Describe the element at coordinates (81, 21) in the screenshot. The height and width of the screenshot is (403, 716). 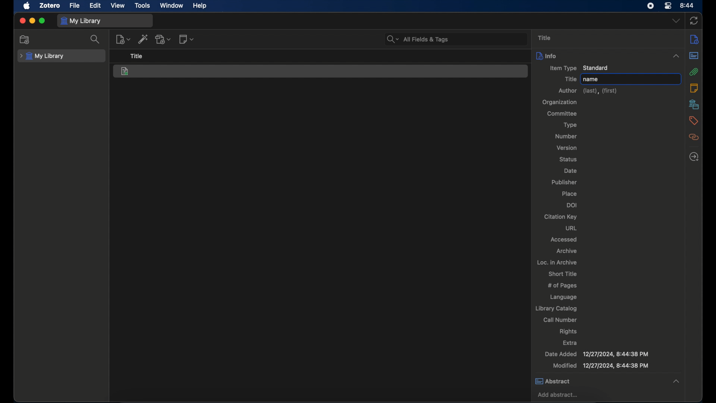
I see `my library` at that location.